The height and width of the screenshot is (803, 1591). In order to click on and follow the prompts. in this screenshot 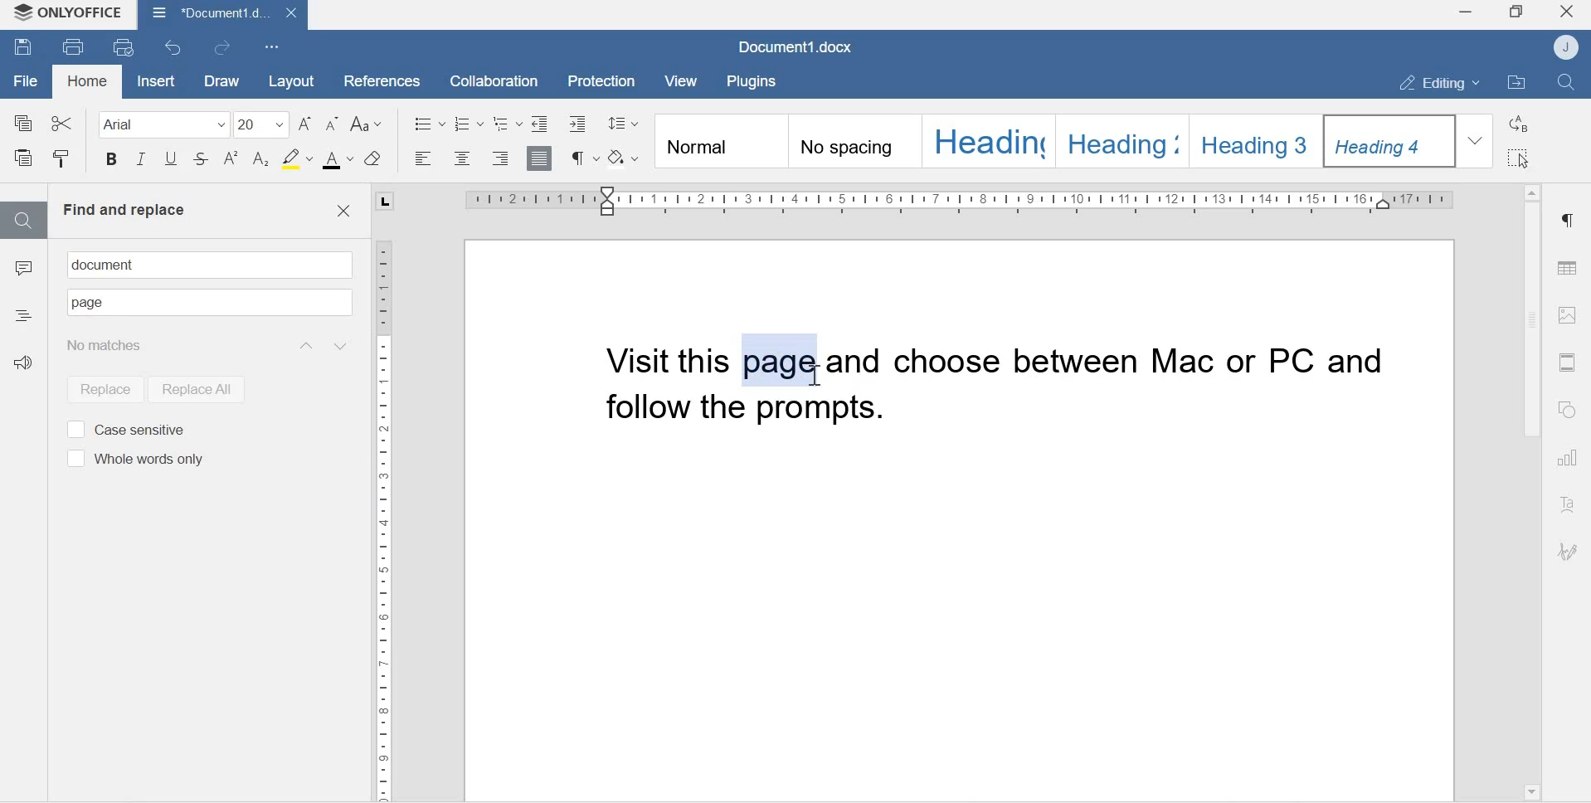, I will do `click(795, 414)`.